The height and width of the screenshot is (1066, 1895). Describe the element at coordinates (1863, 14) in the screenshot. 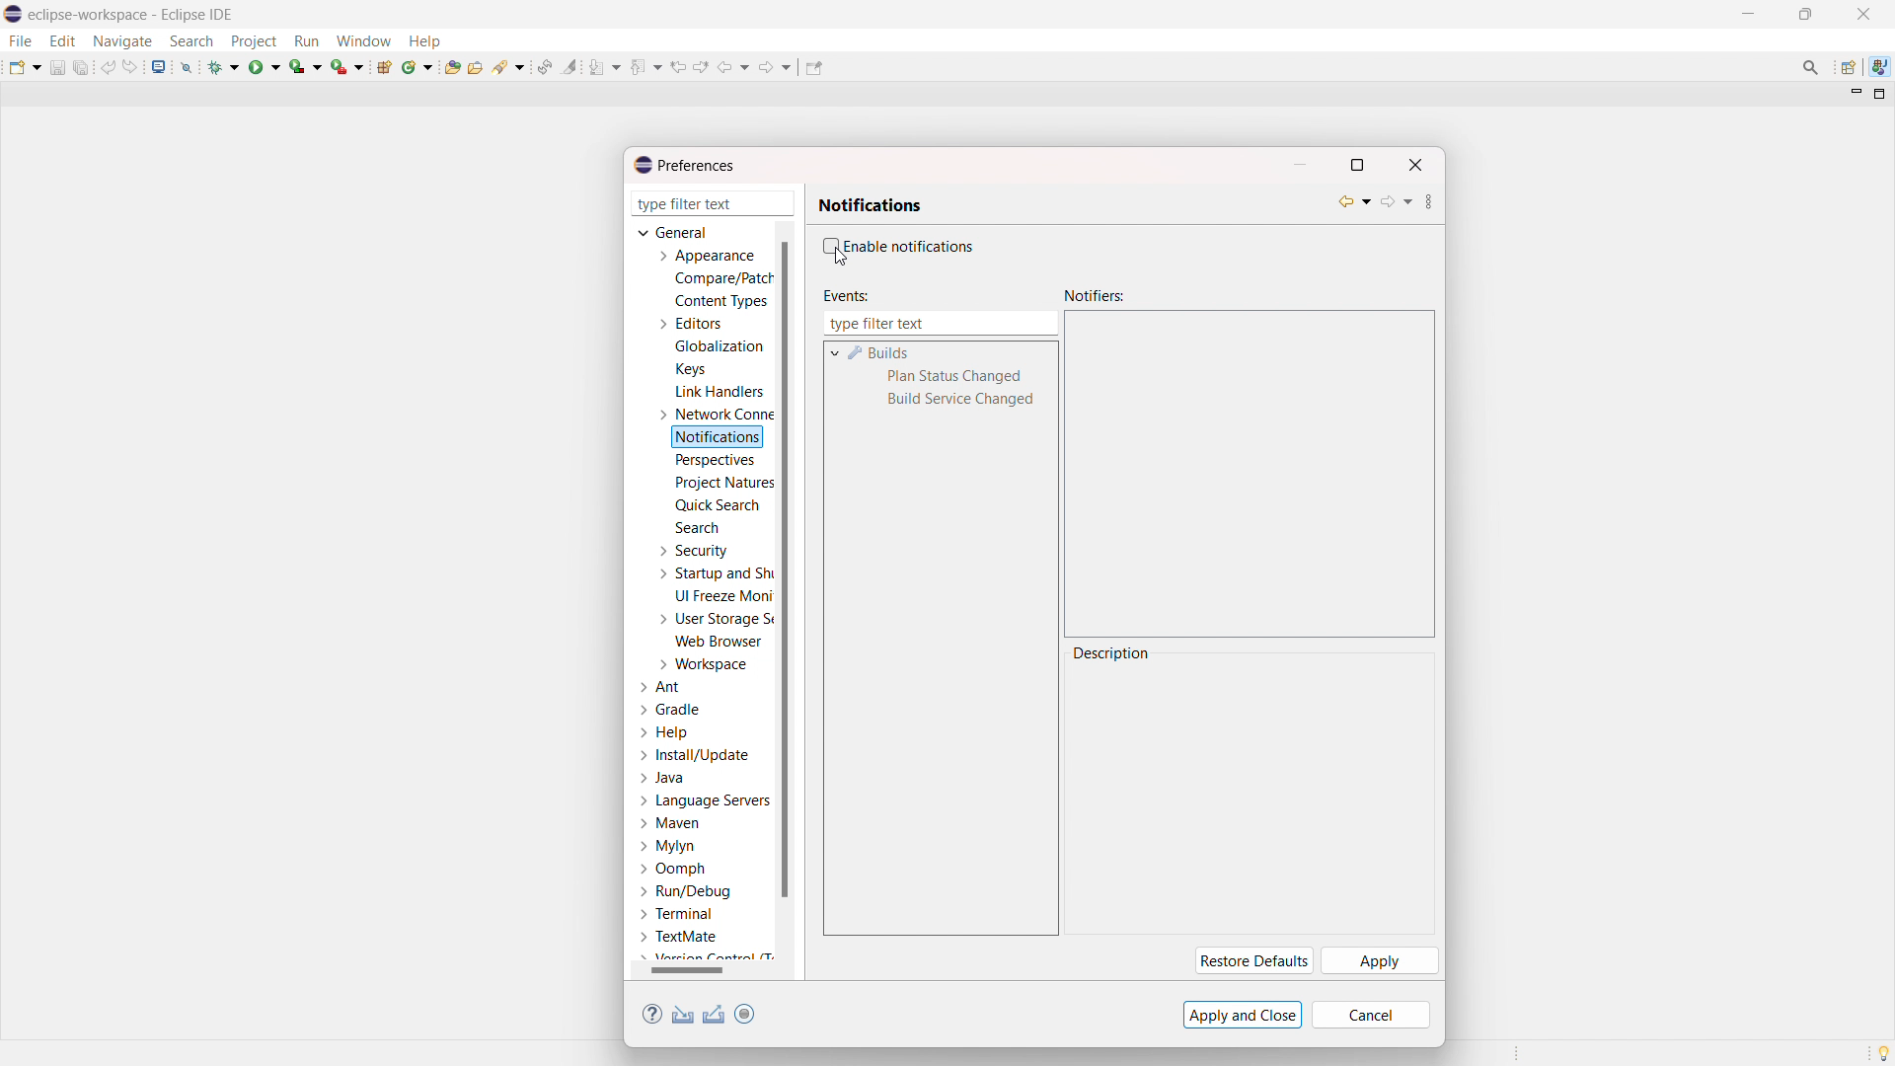

I see `close` at that location.